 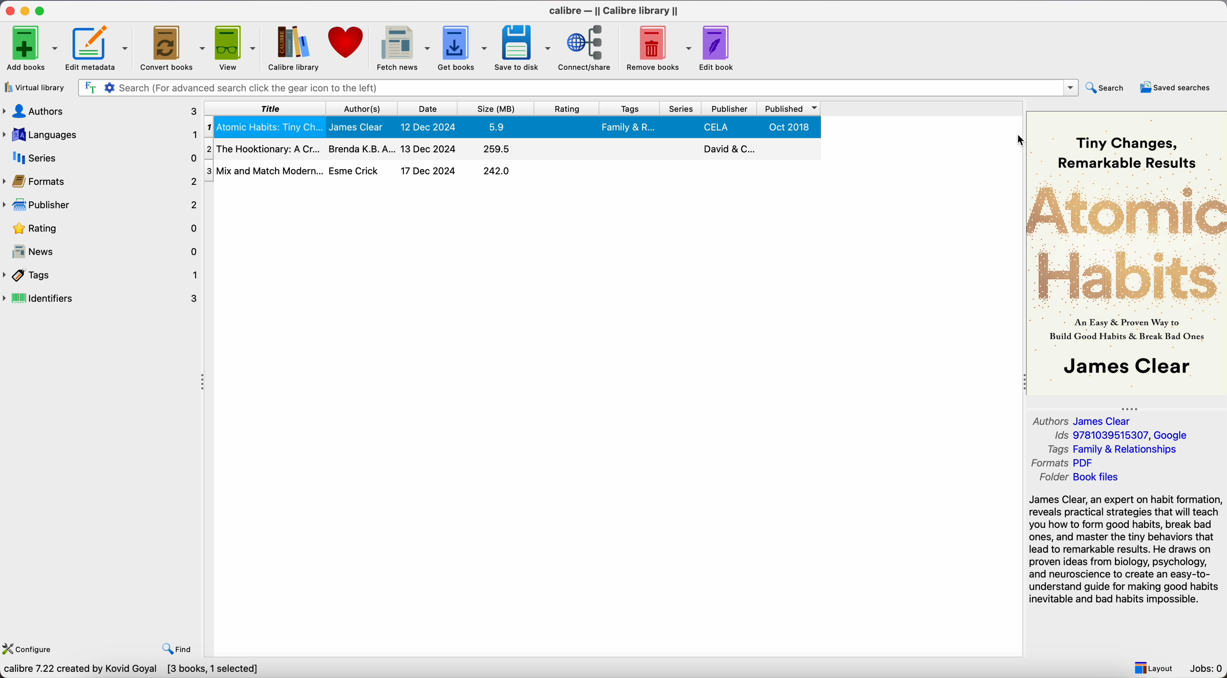 I want to click on Convert books, so click(x=171, y=47).